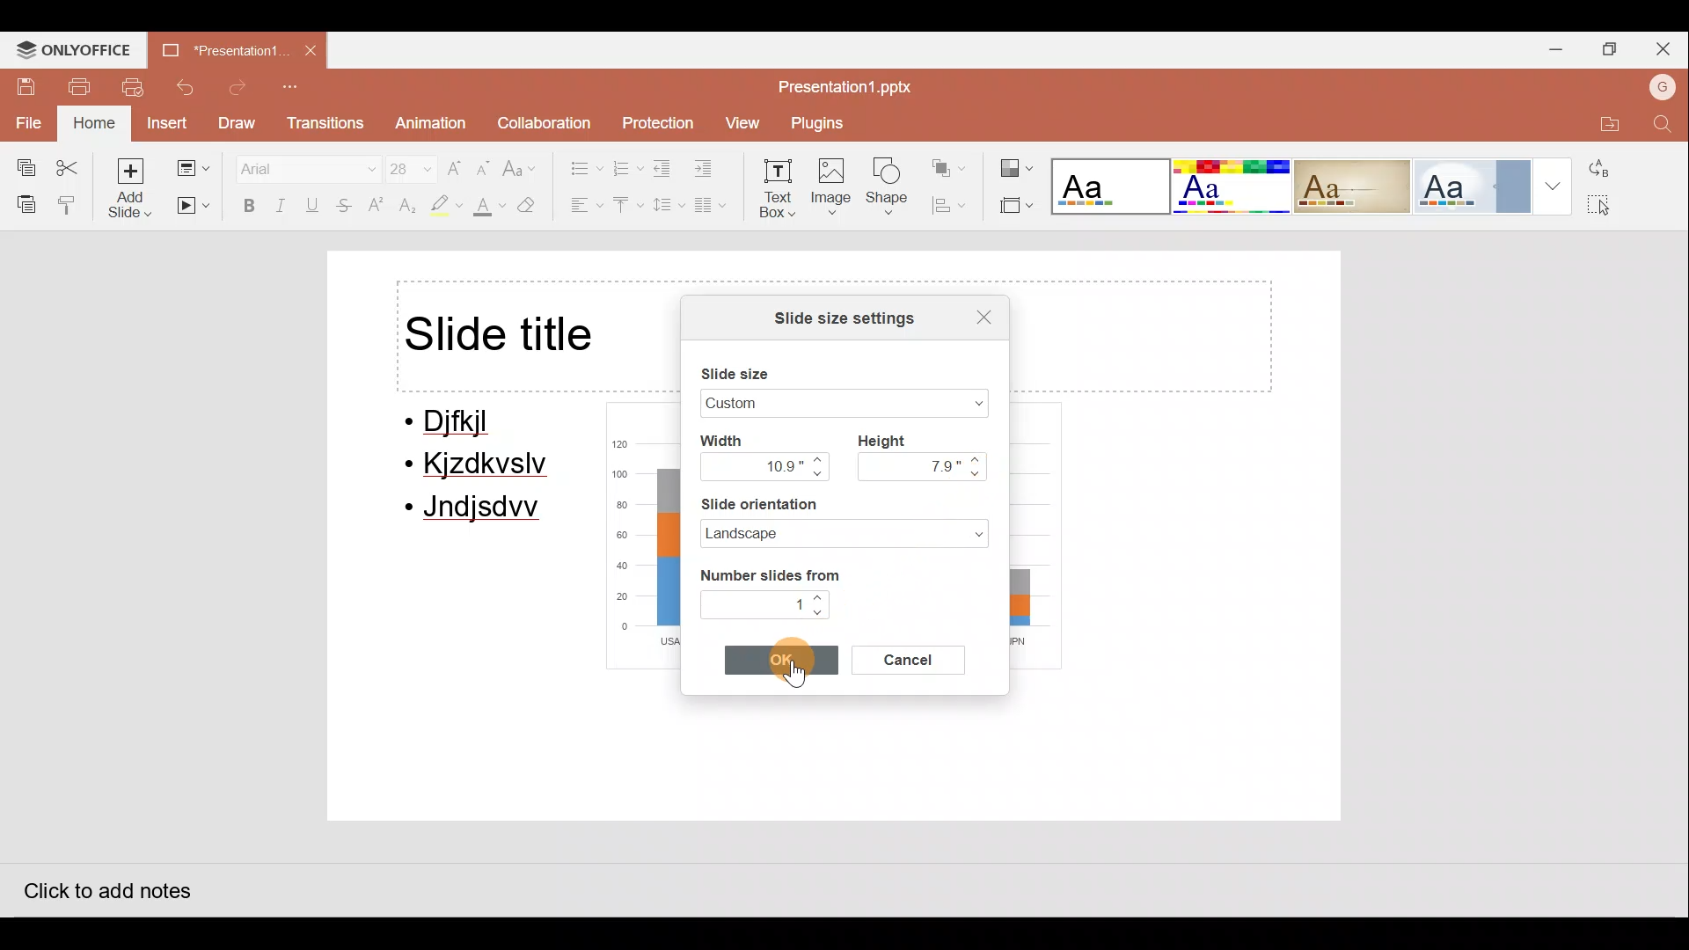  Describe the element at coordinates (1554, 186) in the screenshot. I see `More theme` at that location.